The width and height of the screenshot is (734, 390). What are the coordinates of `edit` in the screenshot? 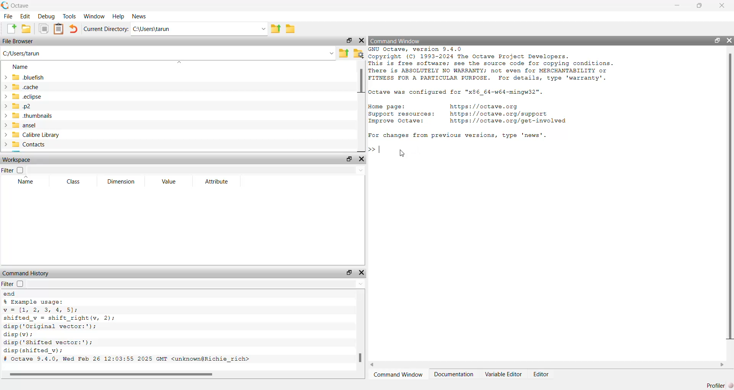 It's located at (26, 16).